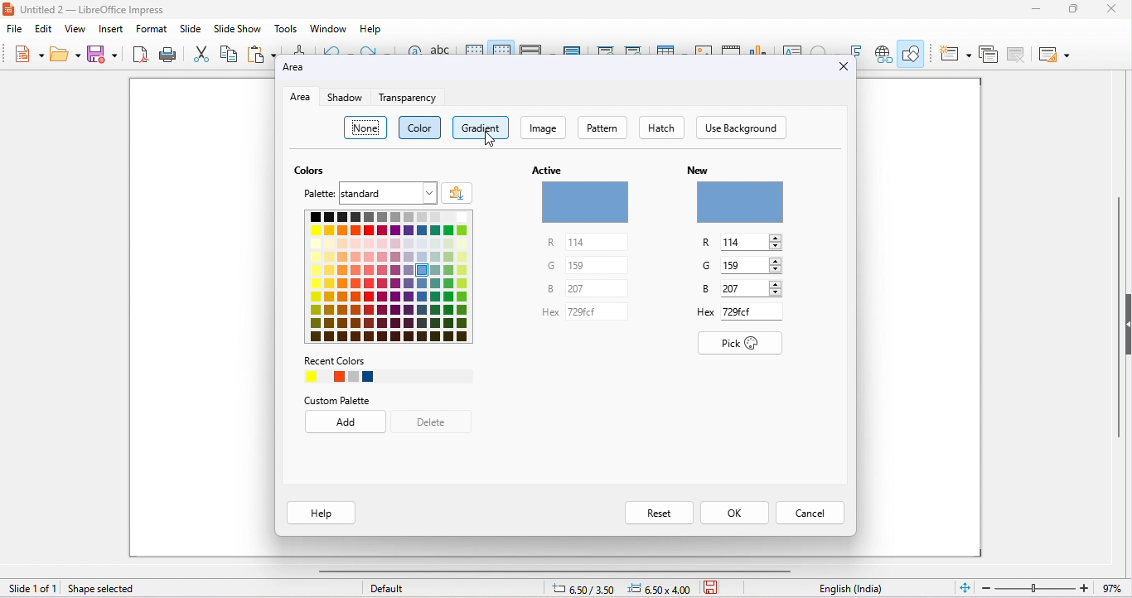  What do you see at coordinates (695, 315) in the screenshot?
I see `hex` at bounding box center [695, 315].